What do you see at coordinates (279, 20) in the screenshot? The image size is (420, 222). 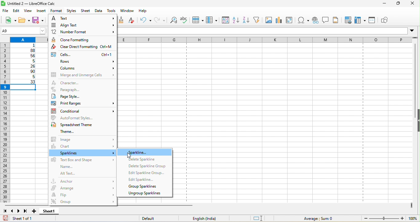 I see `chart` at bounding box center [279, 20].